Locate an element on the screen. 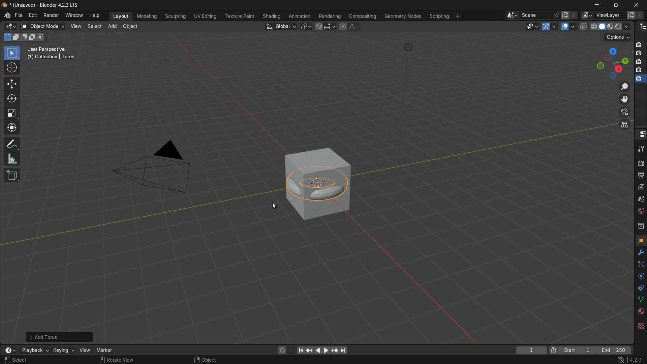 Image resolution: width=647 pixels, height=364 pixels. tools is located at coordinates (641, 148).